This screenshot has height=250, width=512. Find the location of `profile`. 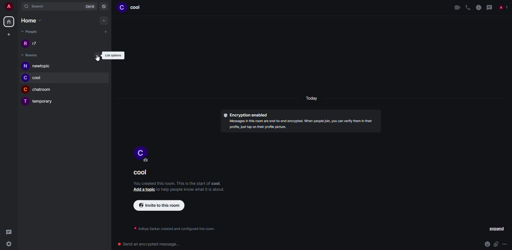

profile is located at coordinates (143, 151).